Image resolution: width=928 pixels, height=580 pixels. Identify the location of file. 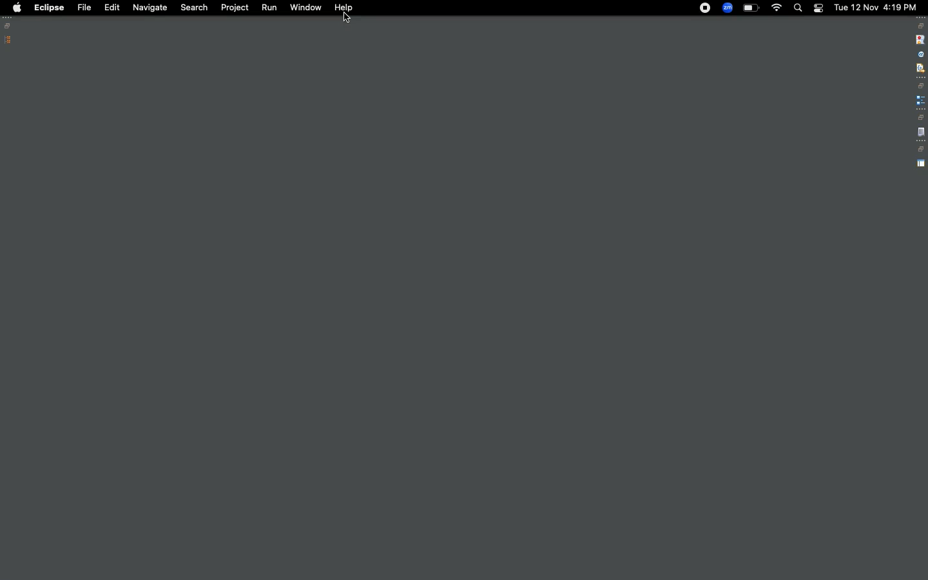
(921, 133).